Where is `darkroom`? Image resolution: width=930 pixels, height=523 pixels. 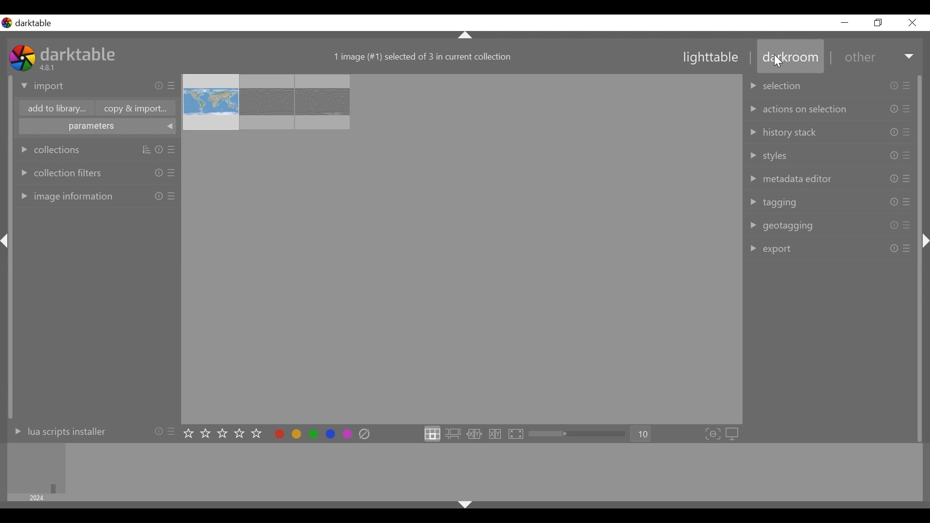 darkroom is located at coordinates (791, 56).